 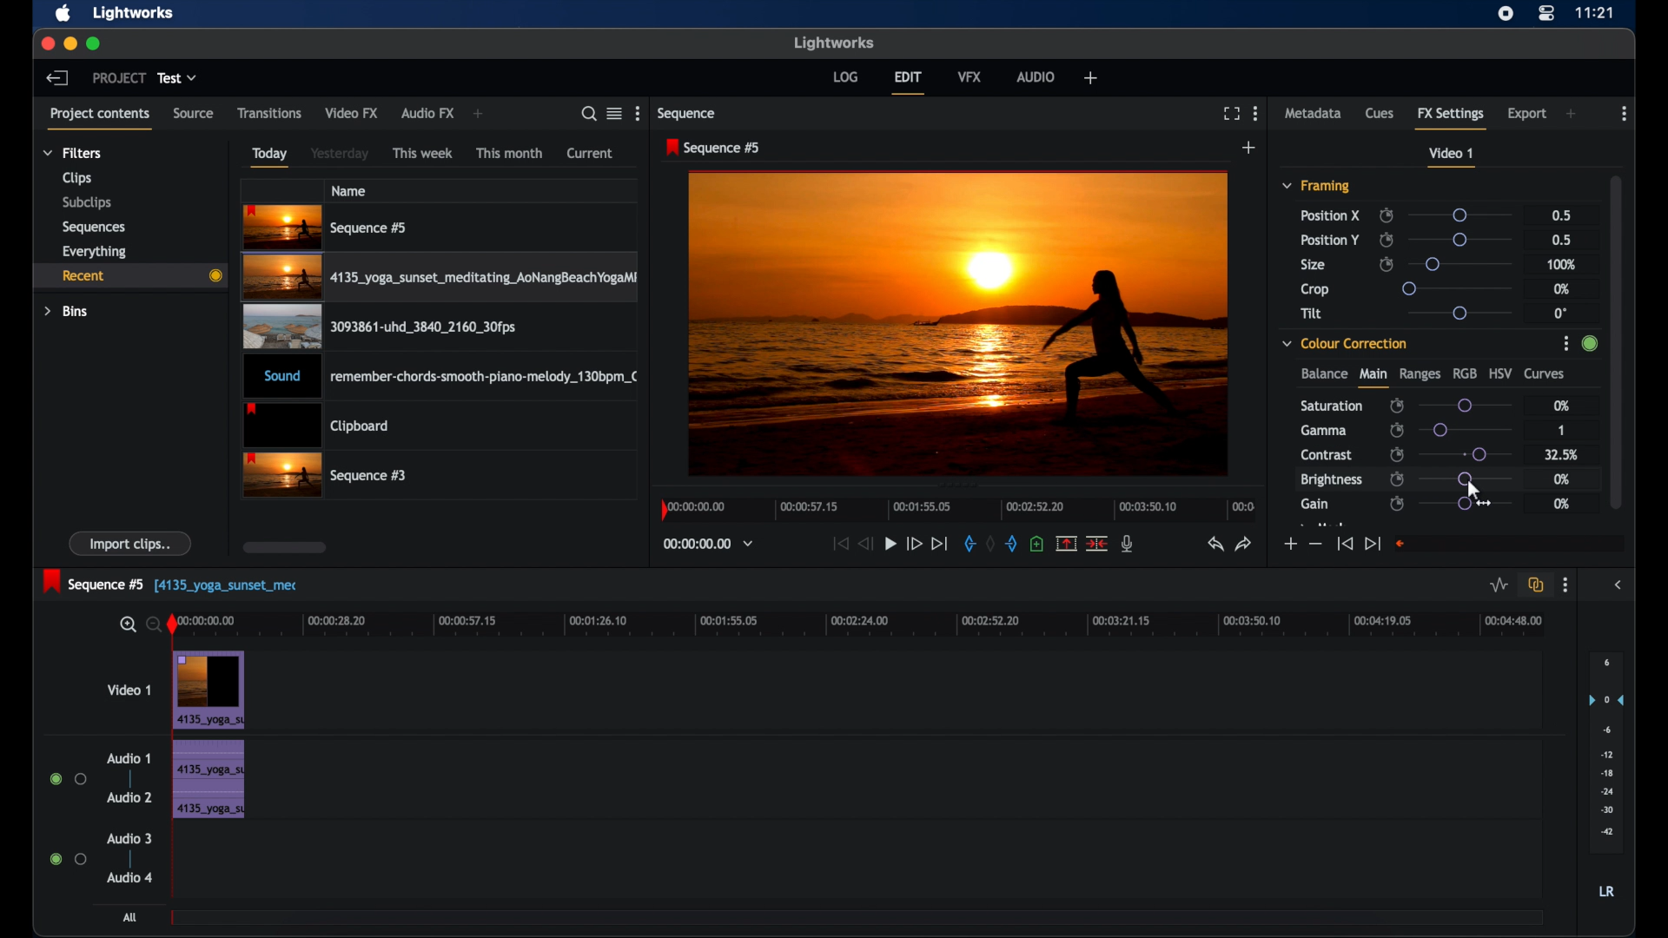 What do you see at coordinates (173, 625) in the screenshot?
I see `playhead` at bounding box center [173, 625].